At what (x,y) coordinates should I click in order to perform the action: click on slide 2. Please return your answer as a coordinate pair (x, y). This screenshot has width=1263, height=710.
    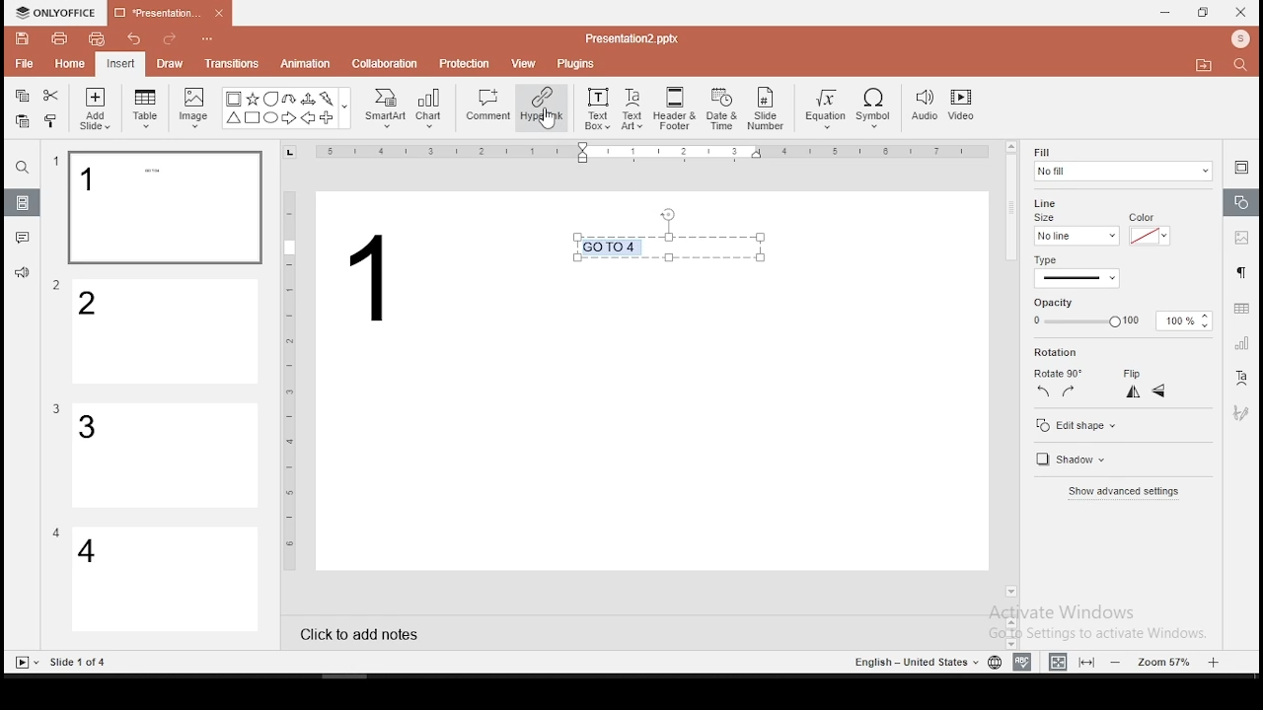
    Looking at the image, I should click on (167, 332).